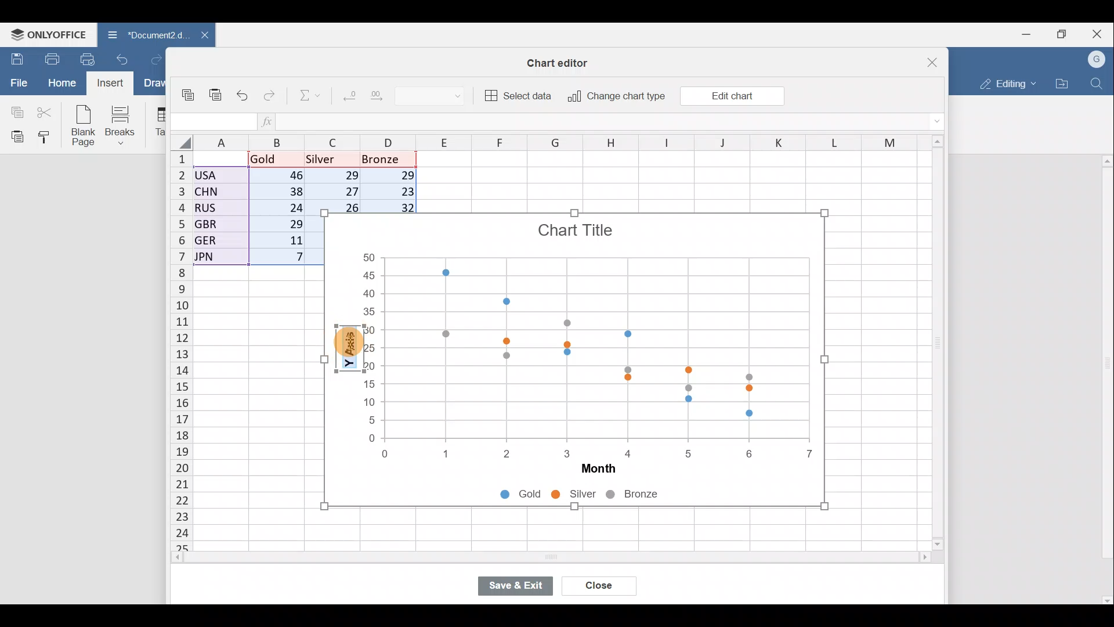 This screenshot has width=1114, height=627. I want to click on Copy, so click(15, 111).